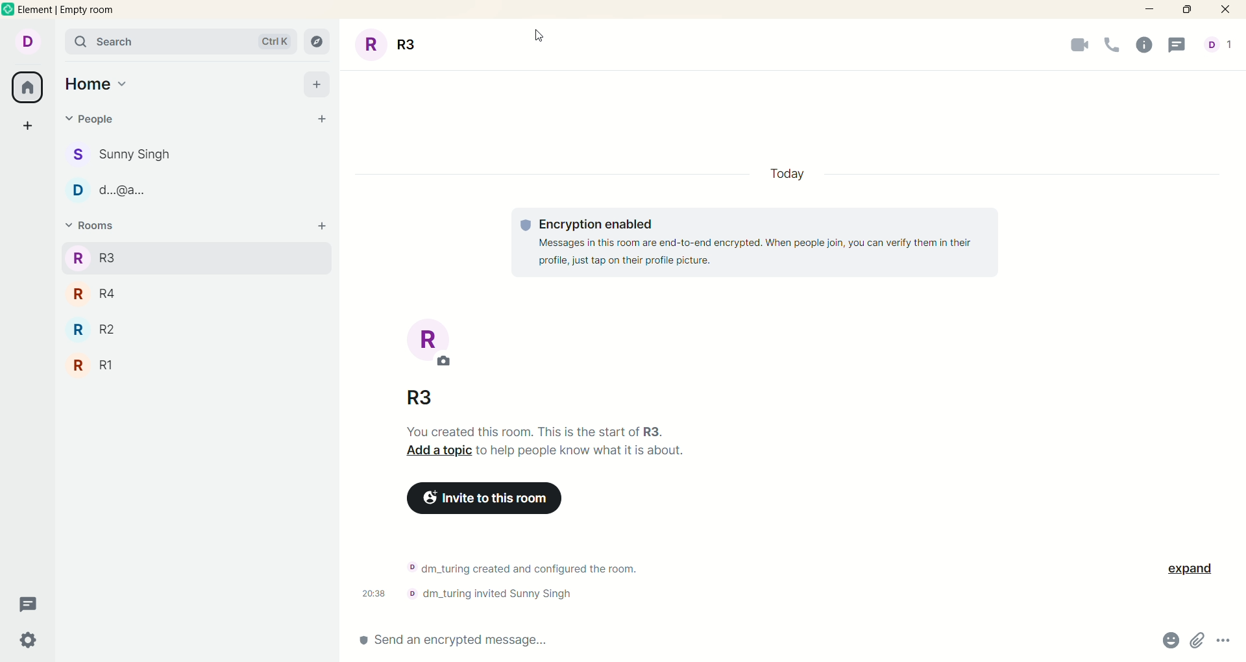 This screenshot has height=662, width=1246. What do you see at coordinates (94, 330) in the screenshot?
I see `R R2` at bounding box center [94, 330].